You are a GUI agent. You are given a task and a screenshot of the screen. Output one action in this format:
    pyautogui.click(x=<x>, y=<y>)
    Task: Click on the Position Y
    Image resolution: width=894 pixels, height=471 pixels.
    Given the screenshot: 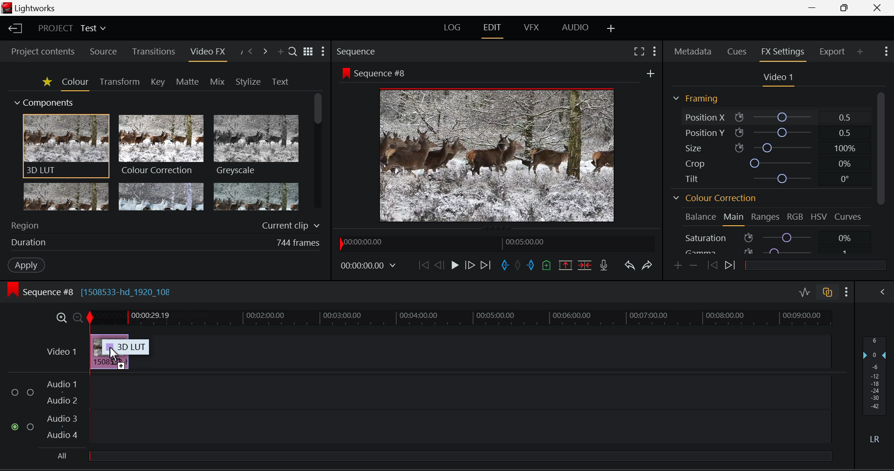 What is the action you would take?
    pyautogui.click(x=773, y=131)
    